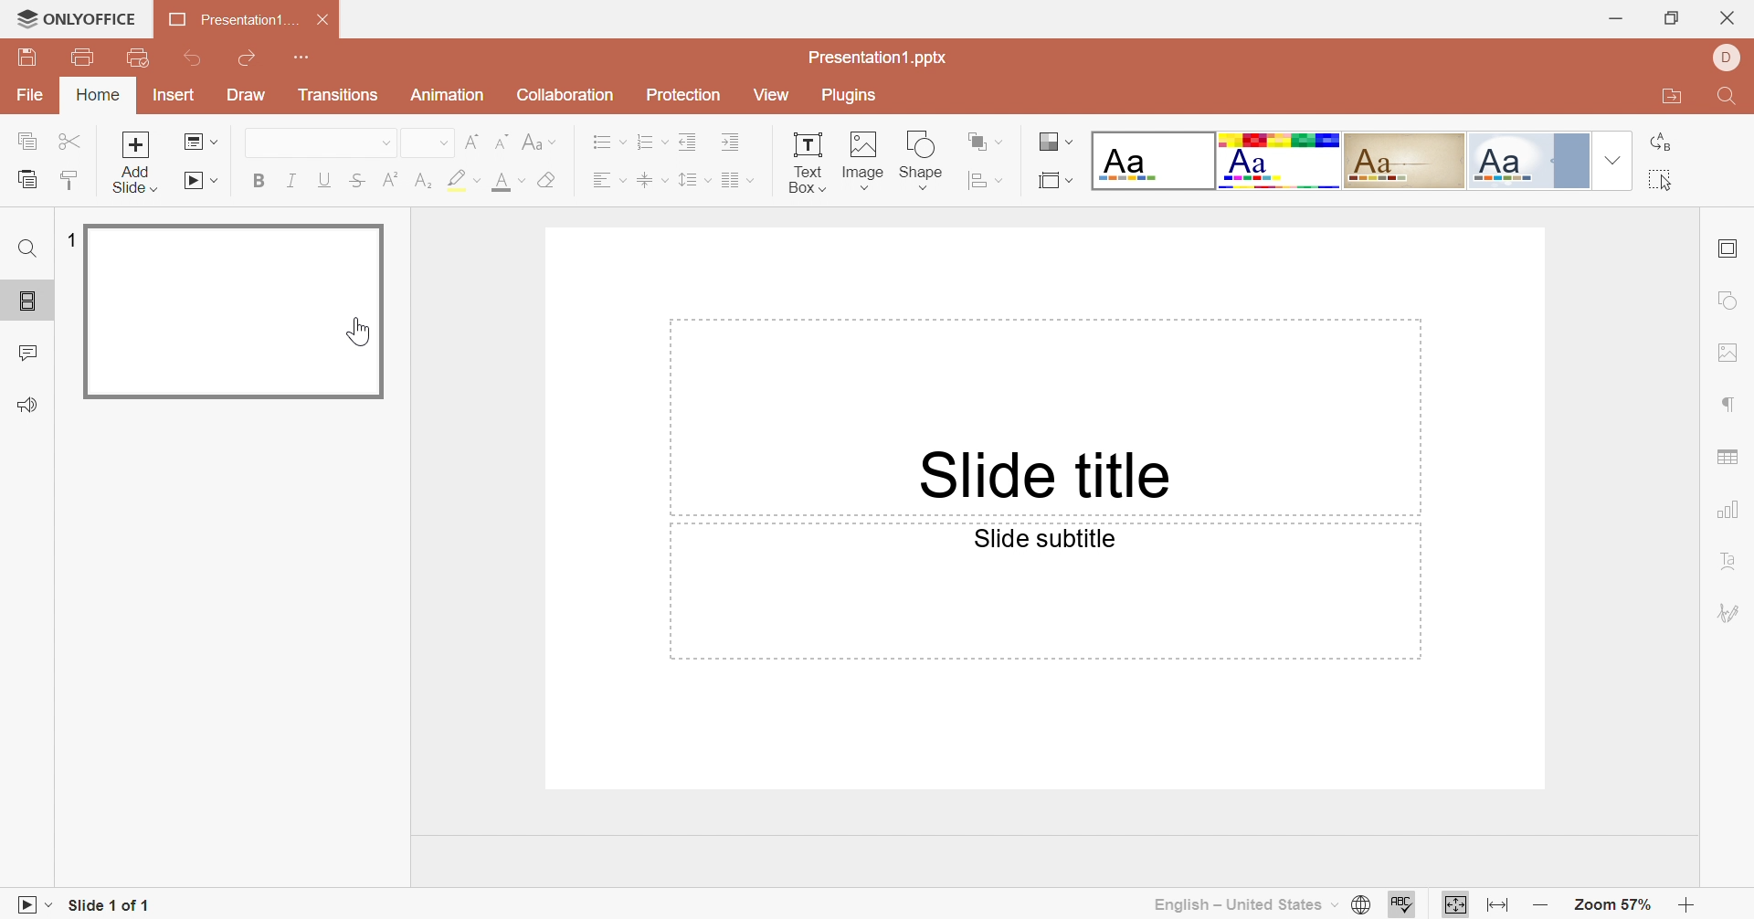  What do you see at coordinates (1152, 160) in the screenshot?
I see `Blank` at bounding box center [1152, 160].